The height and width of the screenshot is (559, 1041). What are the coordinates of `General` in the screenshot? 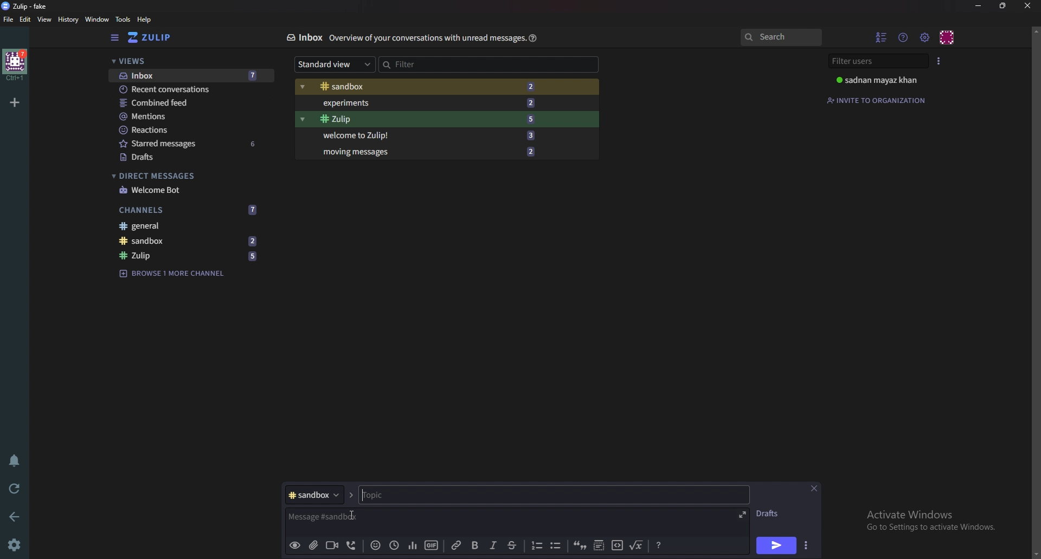 It's located at (184, 225).